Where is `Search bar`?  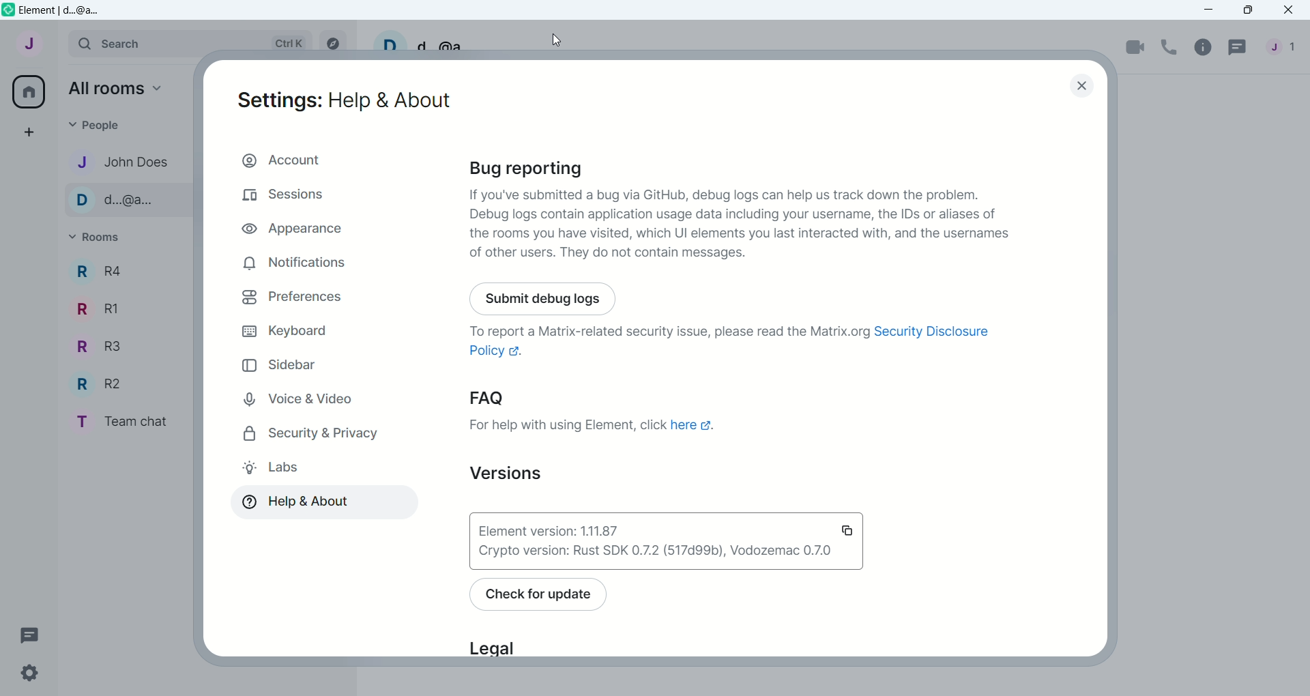 Search bar is located at coordinates (190, 41).